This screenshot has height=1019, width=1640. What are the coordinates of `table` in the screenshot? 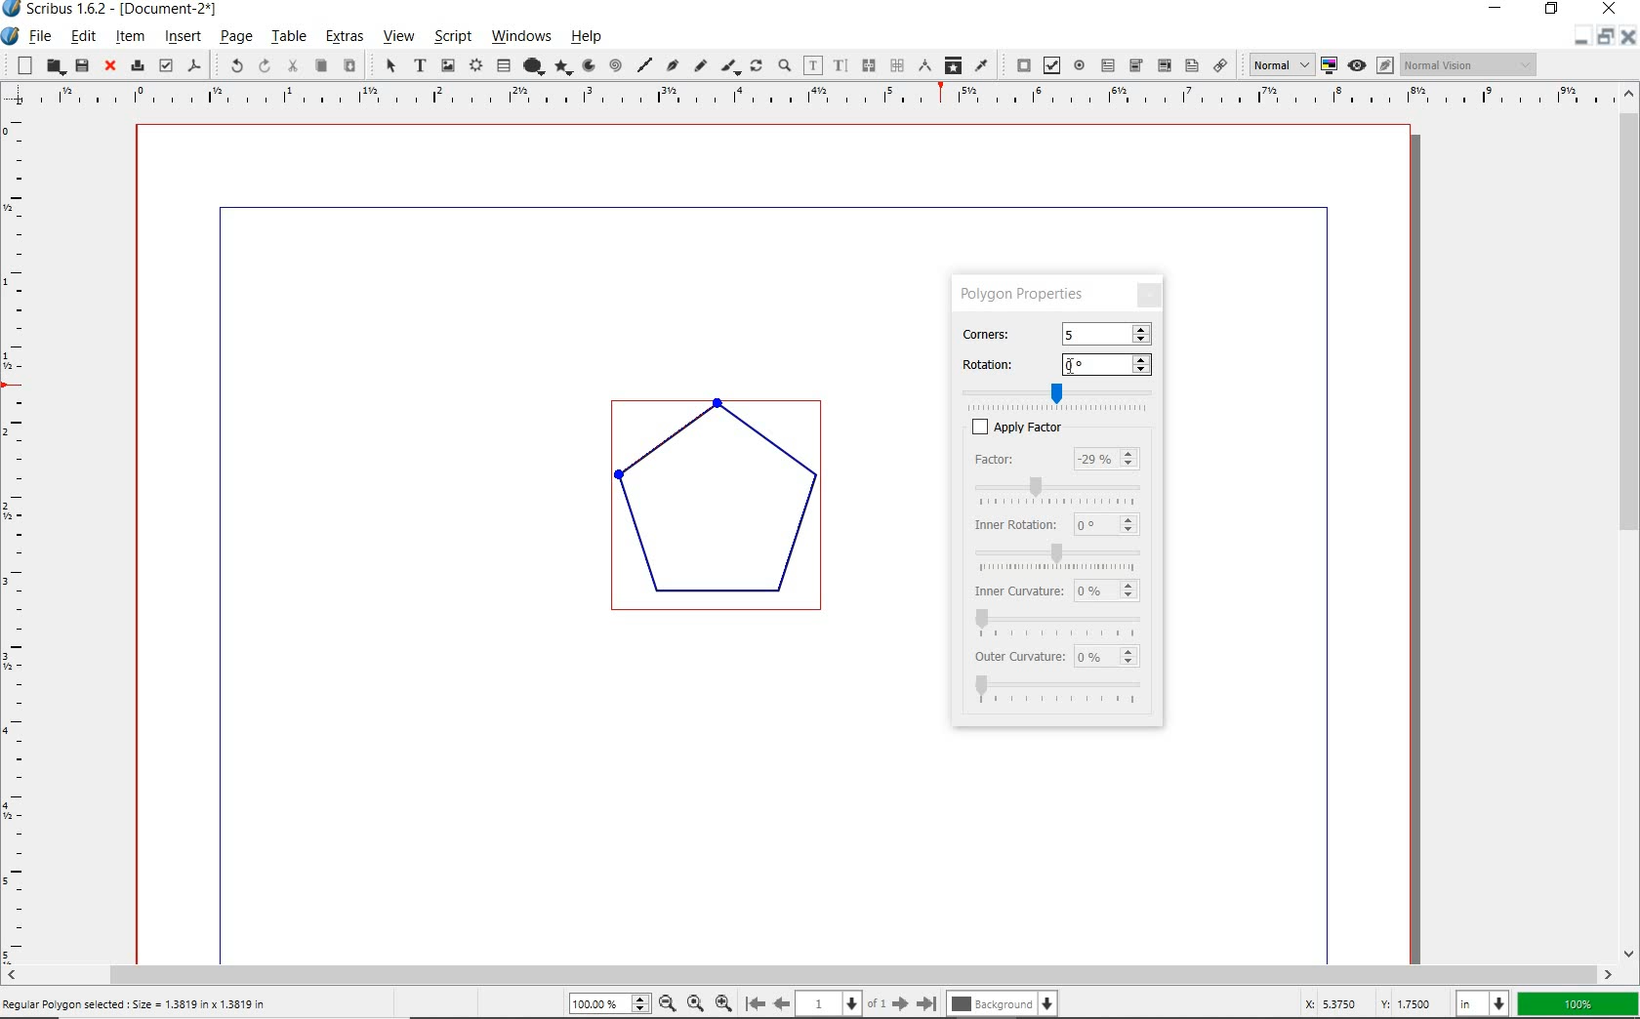 It's located at (288, 37).